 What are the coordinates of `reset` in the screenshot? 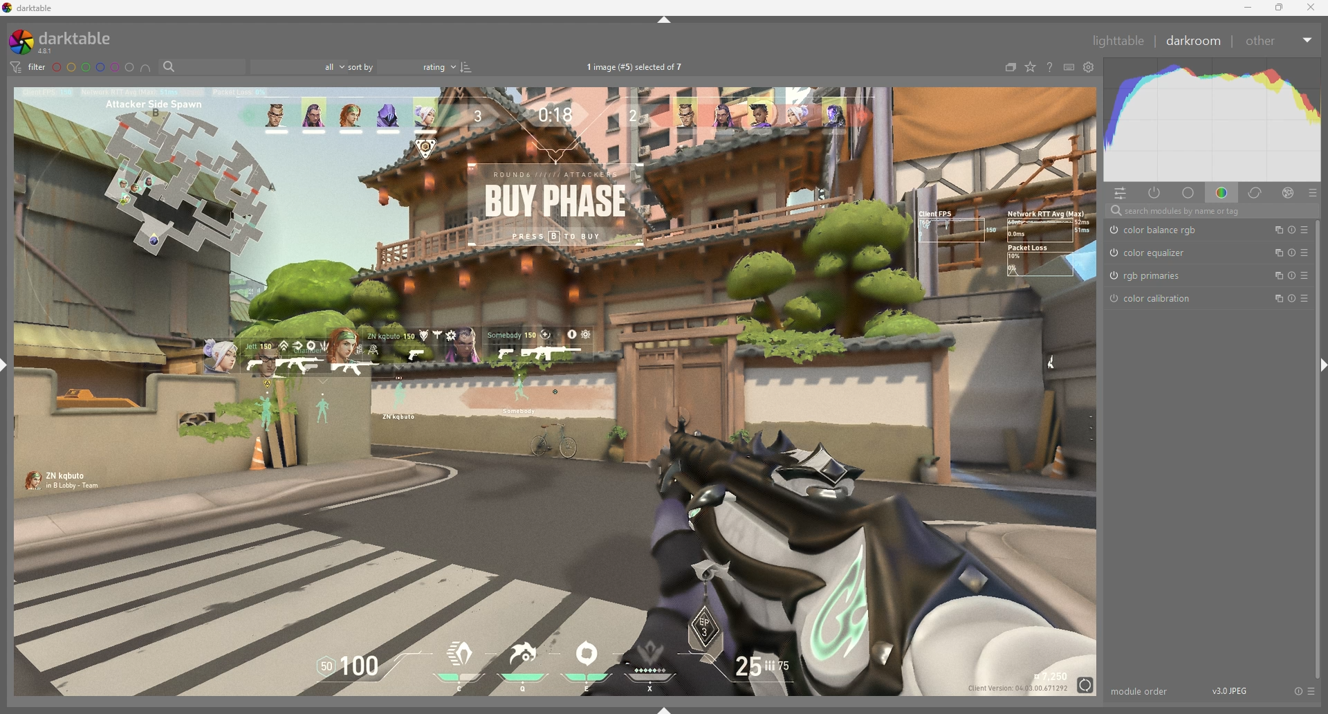 It's located at (1298, 690).